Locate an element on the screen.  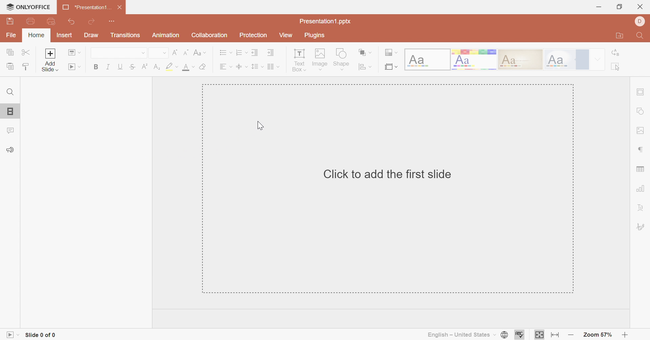
Start slideshow is located at coordinates (72, 67).